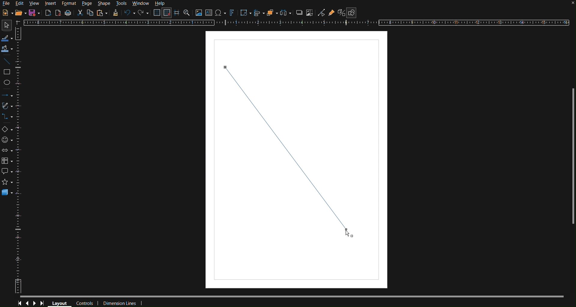  I want to click on Insert, so click(51, 4).